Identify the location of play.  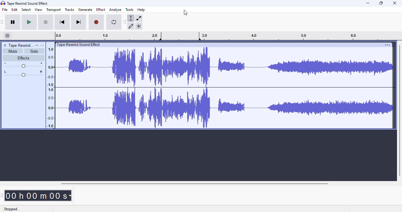
(30, 22).